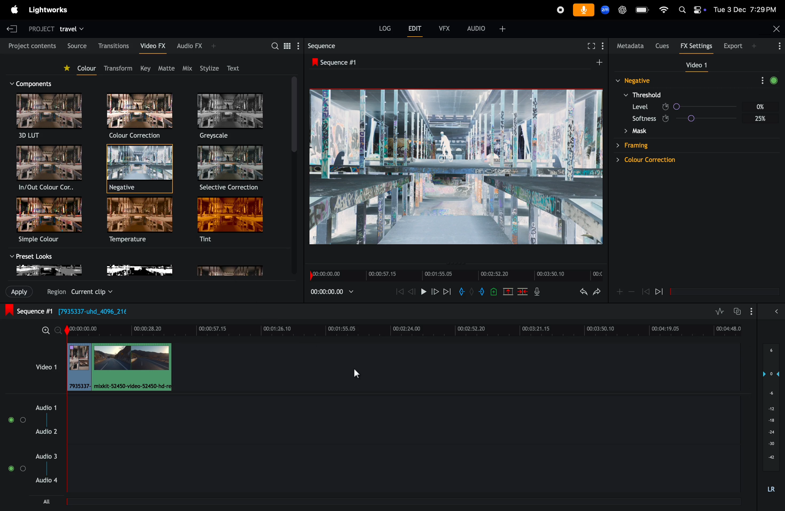 The image size is (785, 511). I want to click on toggle auto track sync, so click(743, 309).